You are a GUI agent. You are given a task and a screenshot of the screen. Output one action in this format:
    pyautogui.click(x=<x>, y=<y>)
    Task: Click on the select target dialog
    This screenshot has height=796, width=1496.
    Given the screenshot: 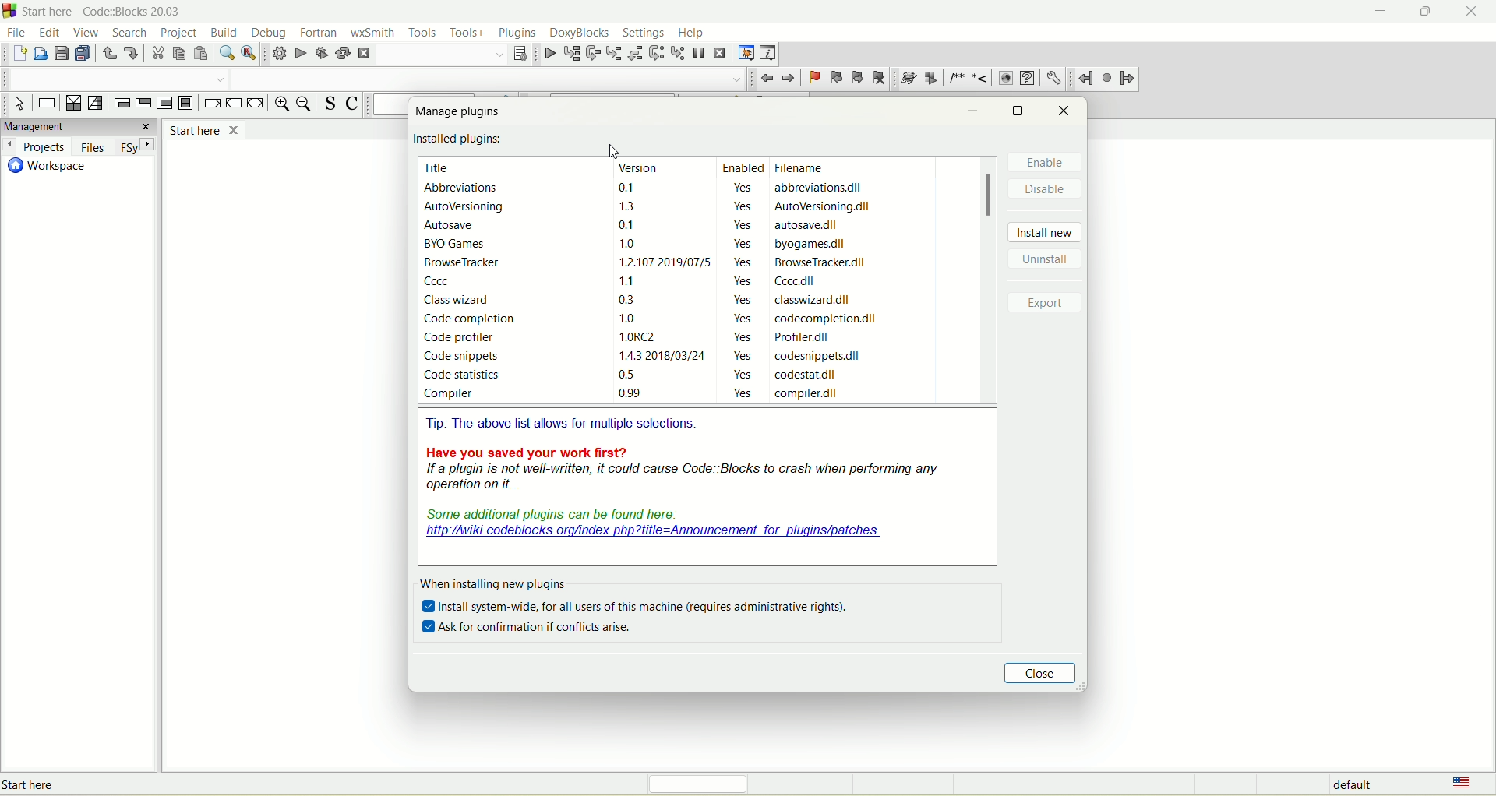 What is the action you would take?
    pyautogui.click(x=521, y=53)
    